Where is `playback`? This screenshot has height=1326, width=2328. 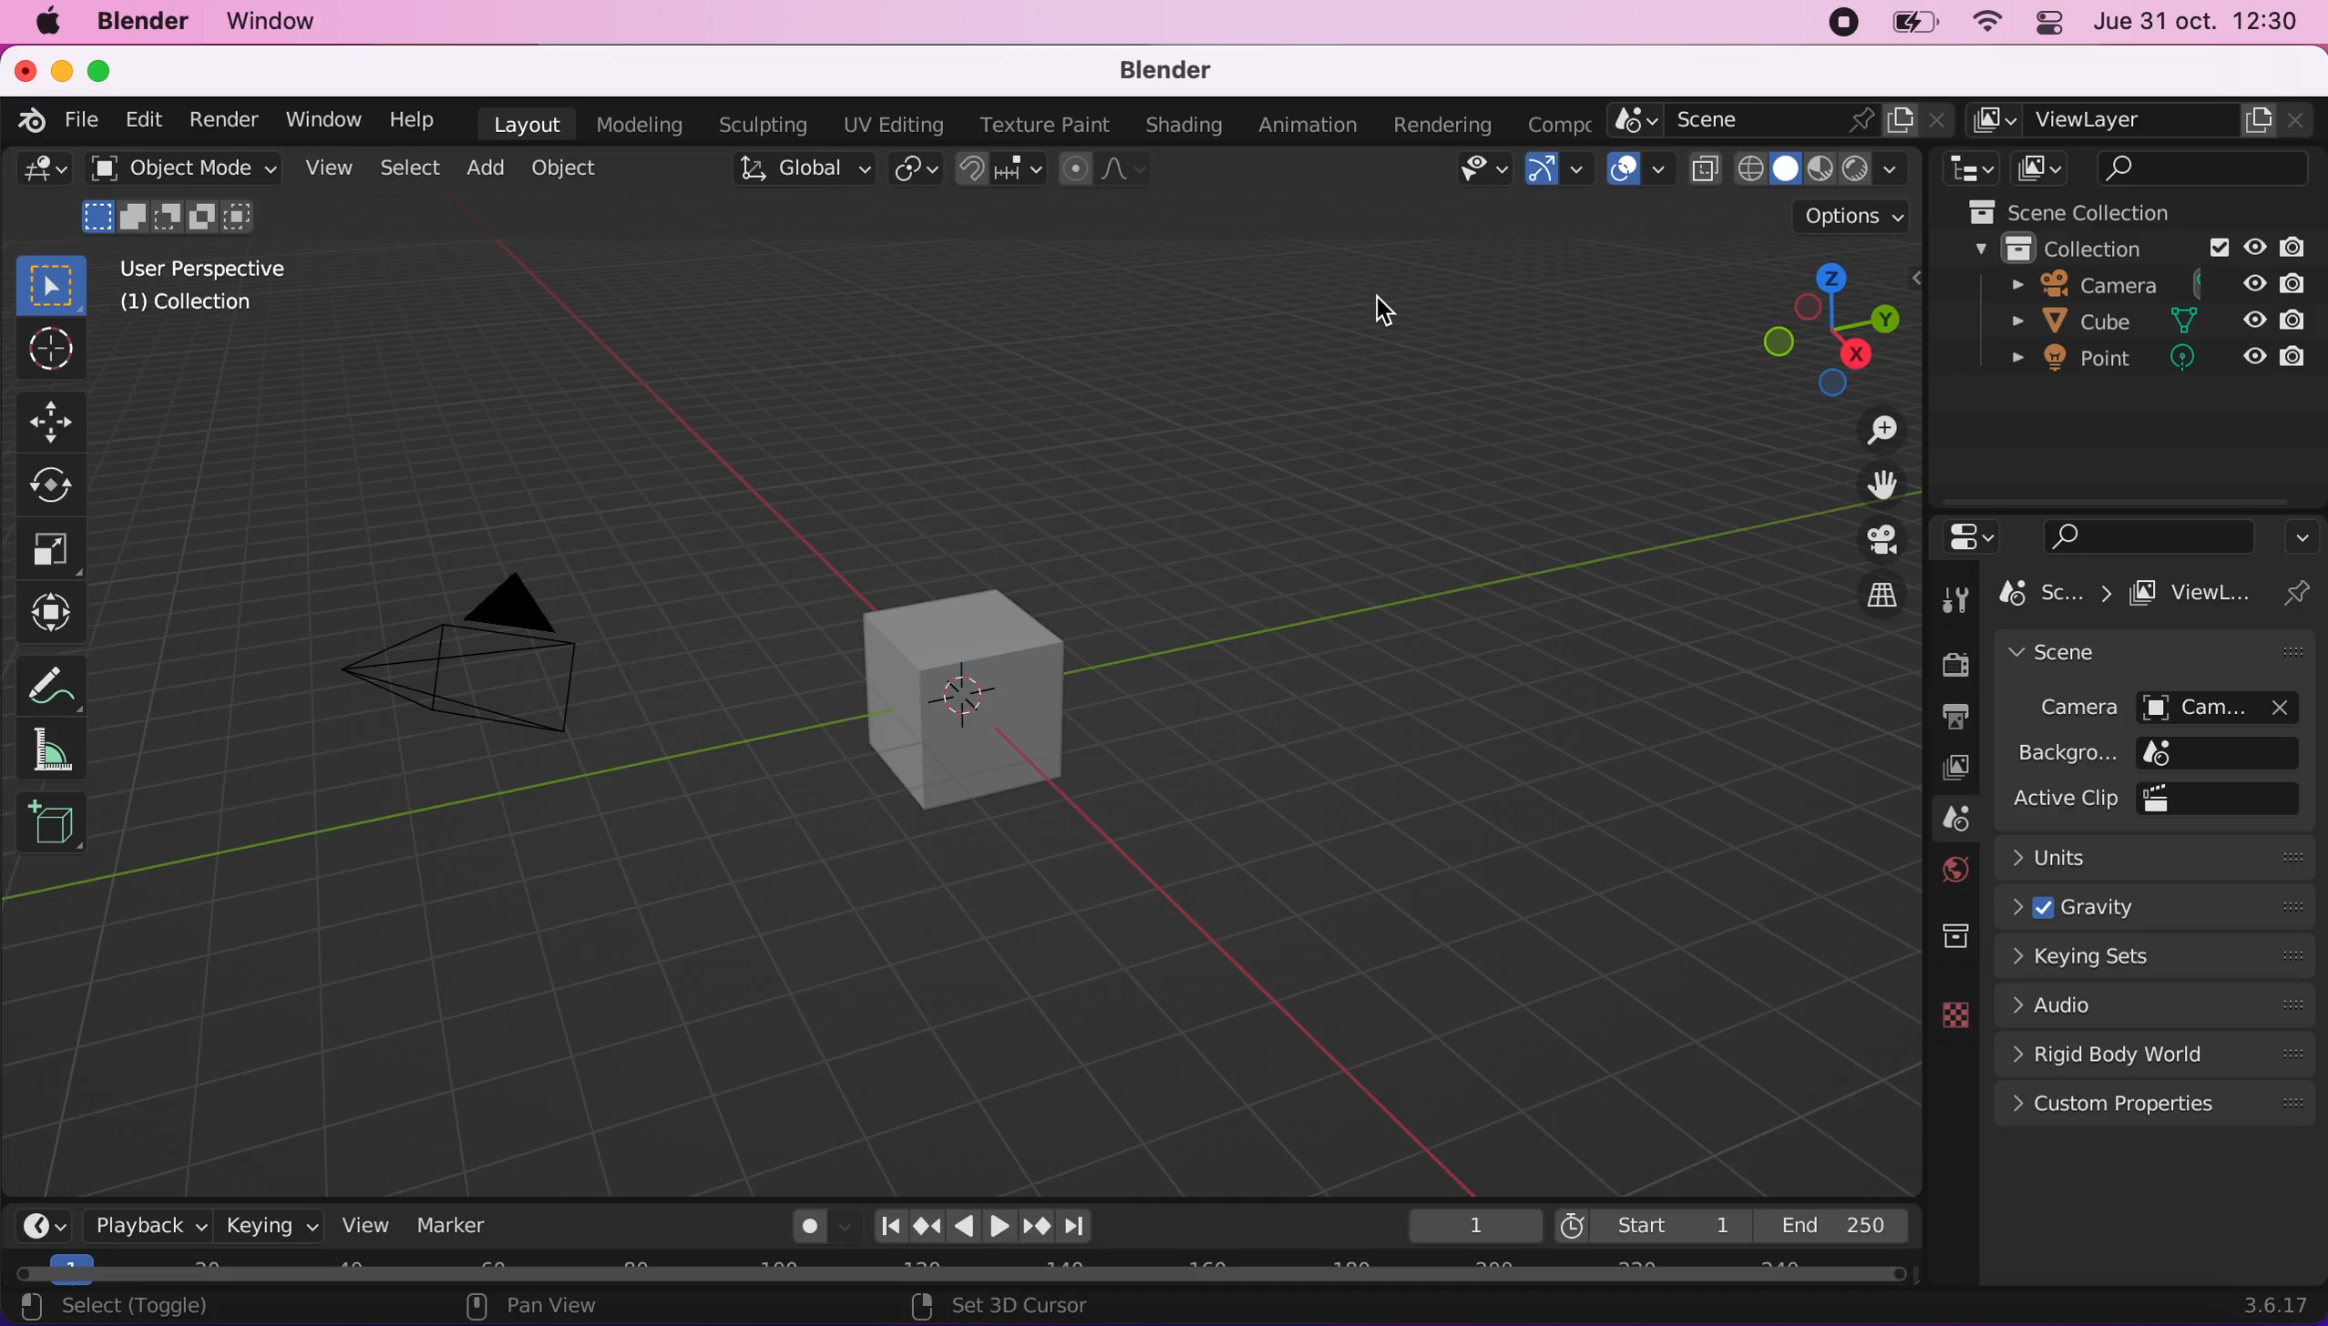 playback is located at coordinates (138, 1223).